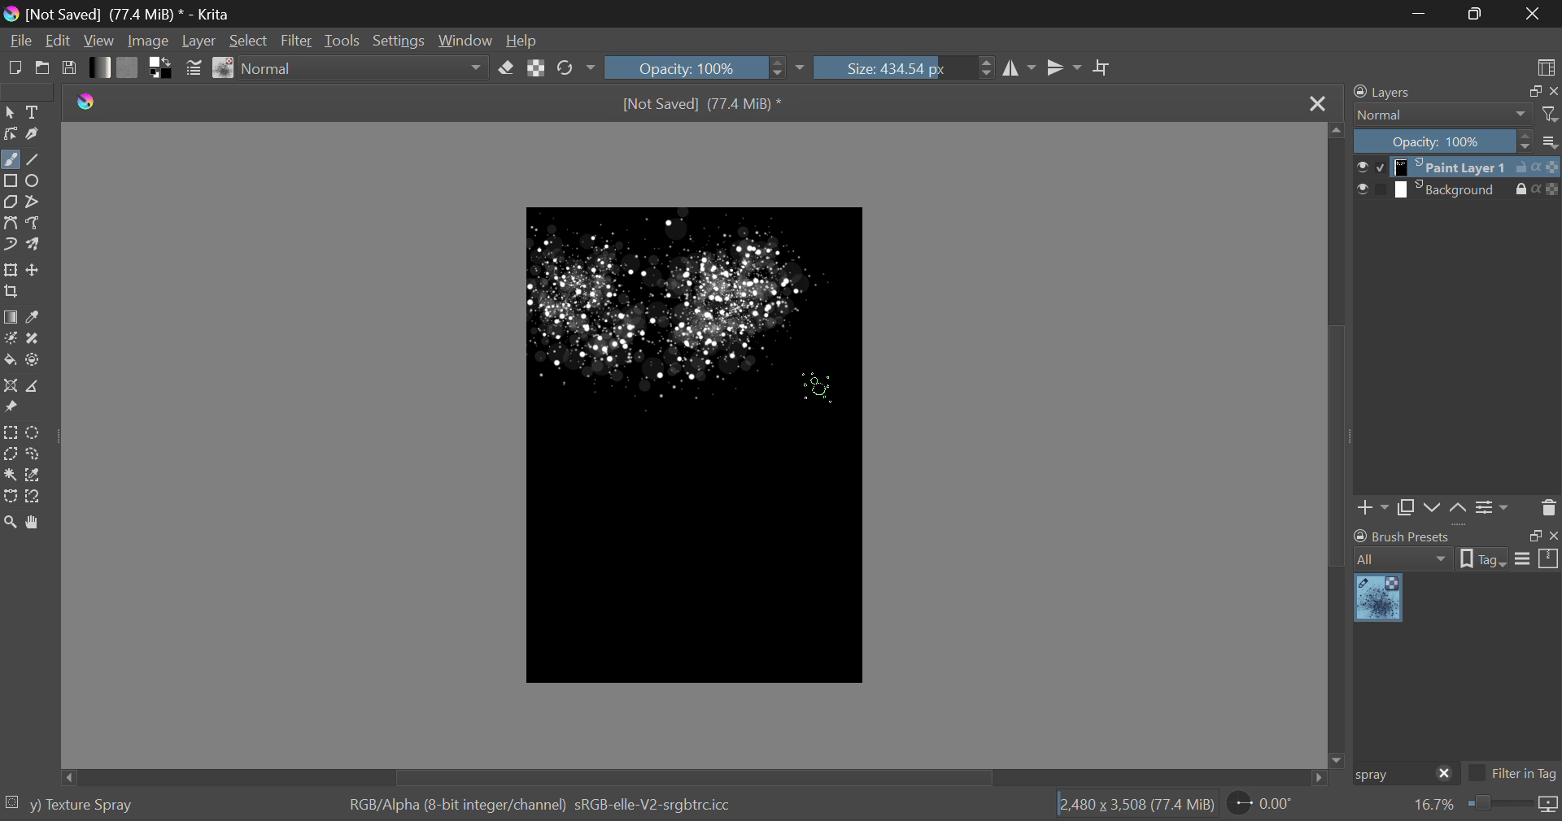 The image size is (1562, 821). What do you see at coordinates (194, 70) in the screenshot?
I see `Brush Settings` at bounding box center [194, 70].